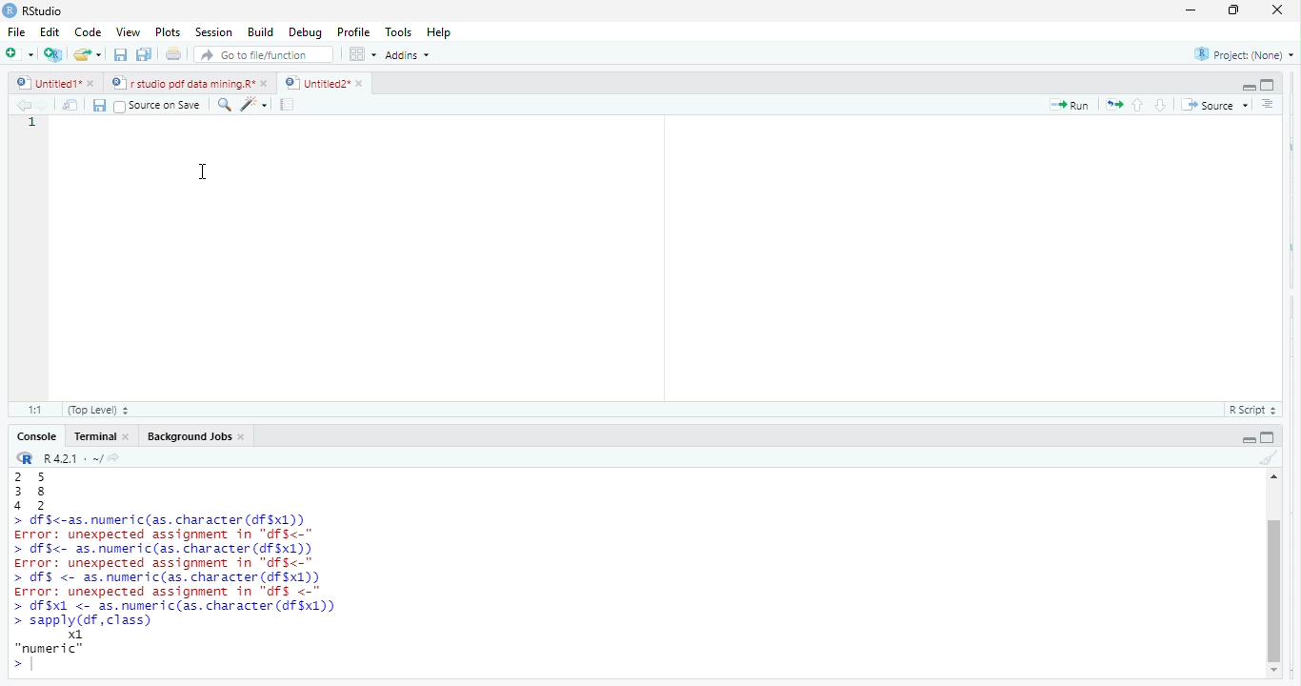  What do you see at coordinates (257, 105) in the screenshot?
I see `code tools` at bounding box center [257, 105].